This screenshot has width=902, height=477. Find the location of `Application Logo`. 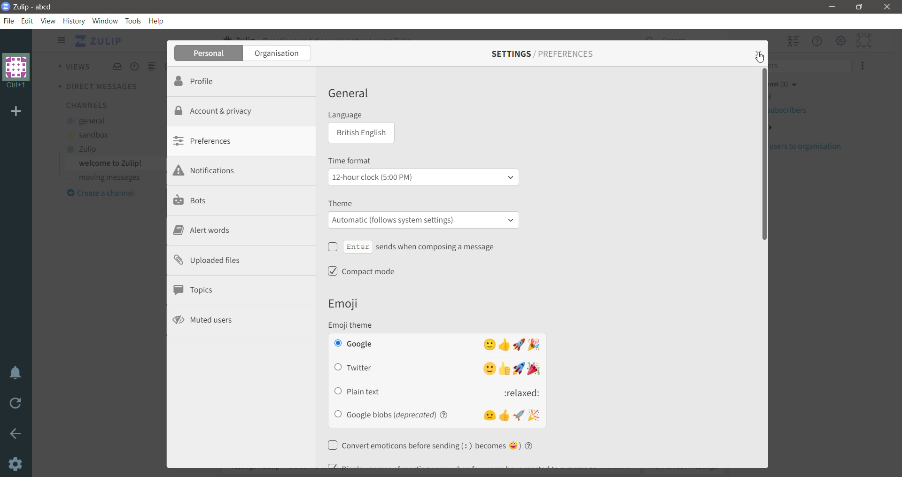

Application Logo is located at coordinates (6, 7).